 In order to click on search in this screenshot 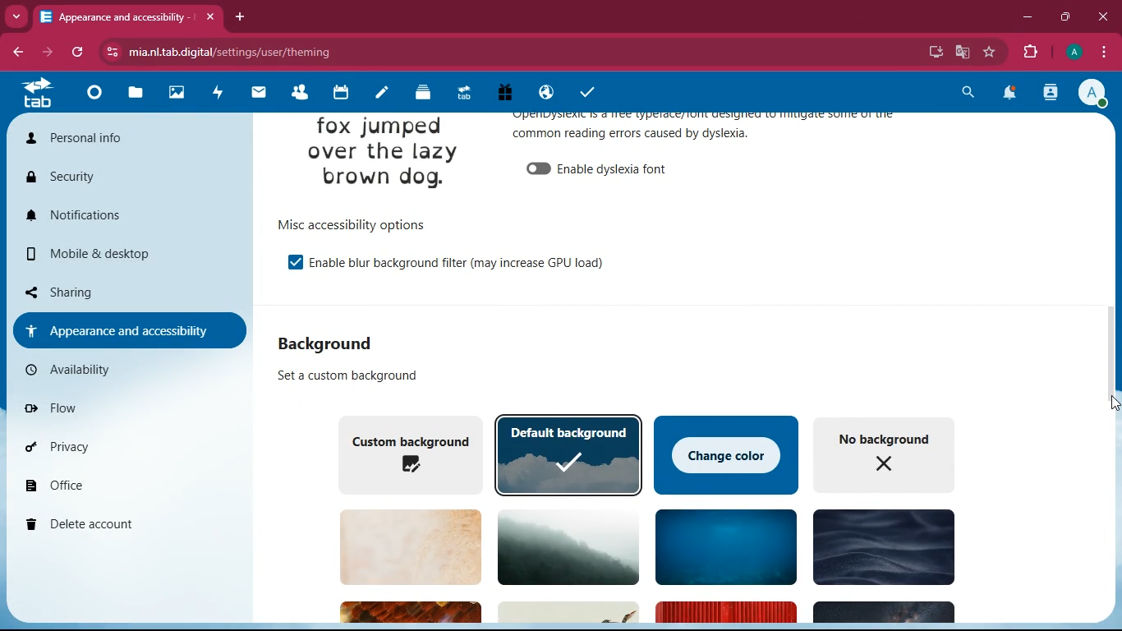, I will do `click(966, 94)`.